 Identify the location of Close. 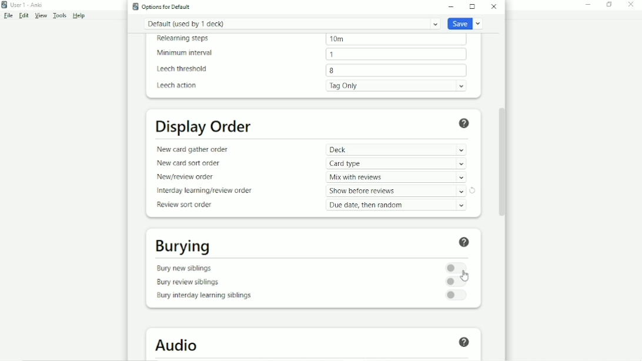
(494, 6).